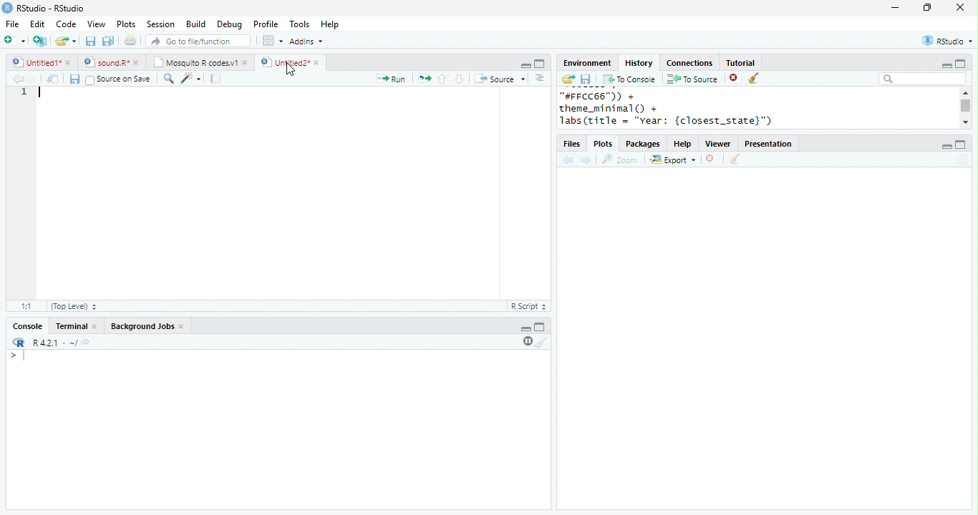 This screenshot has height=515, width=978. I want to click on Code, so click(67, 24).